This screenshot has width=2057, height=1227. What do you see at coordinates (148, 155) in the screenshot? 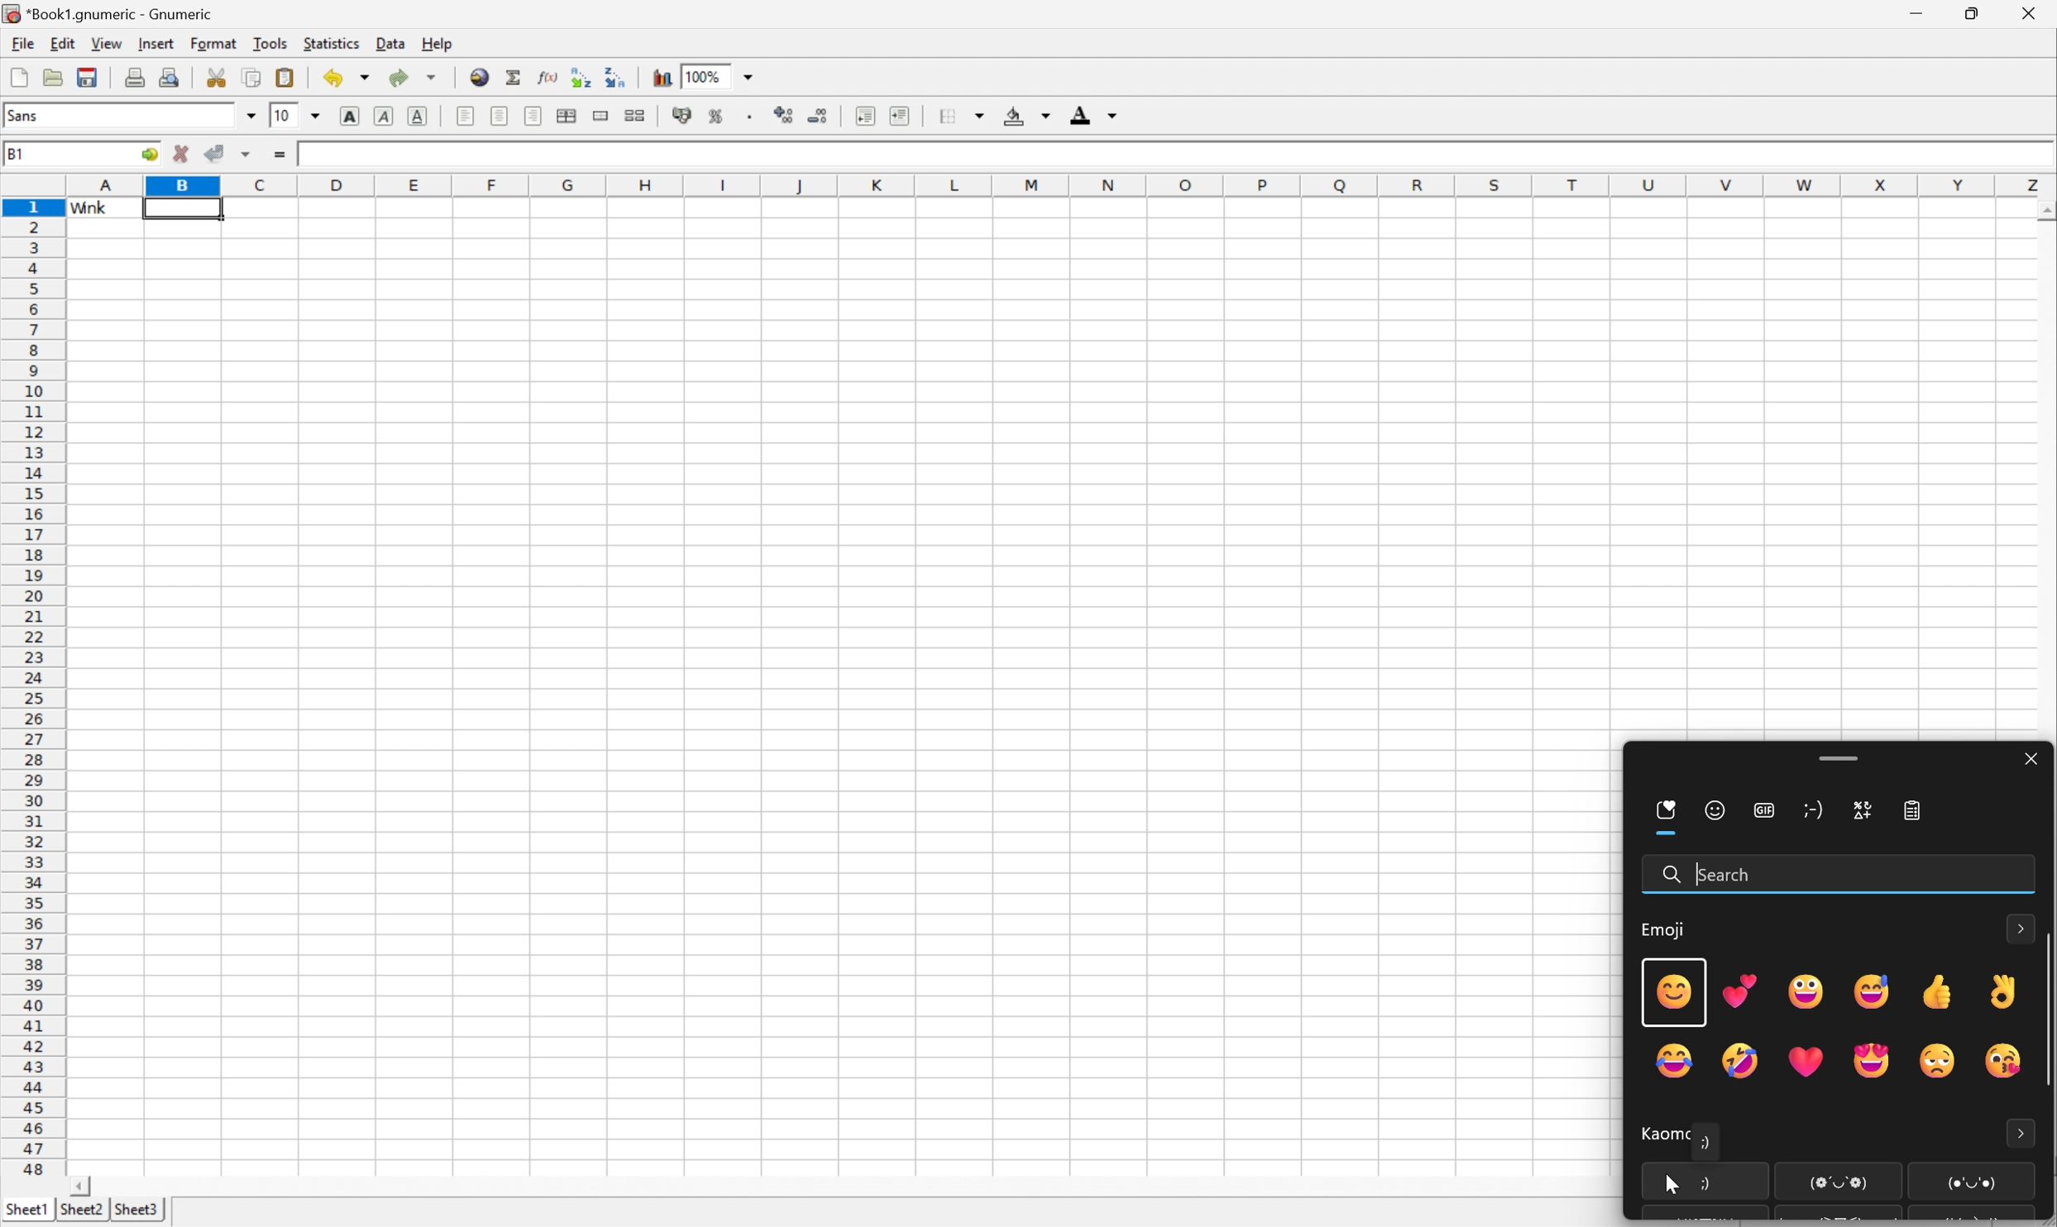
I see `go to` at bounding box center [148, 155].